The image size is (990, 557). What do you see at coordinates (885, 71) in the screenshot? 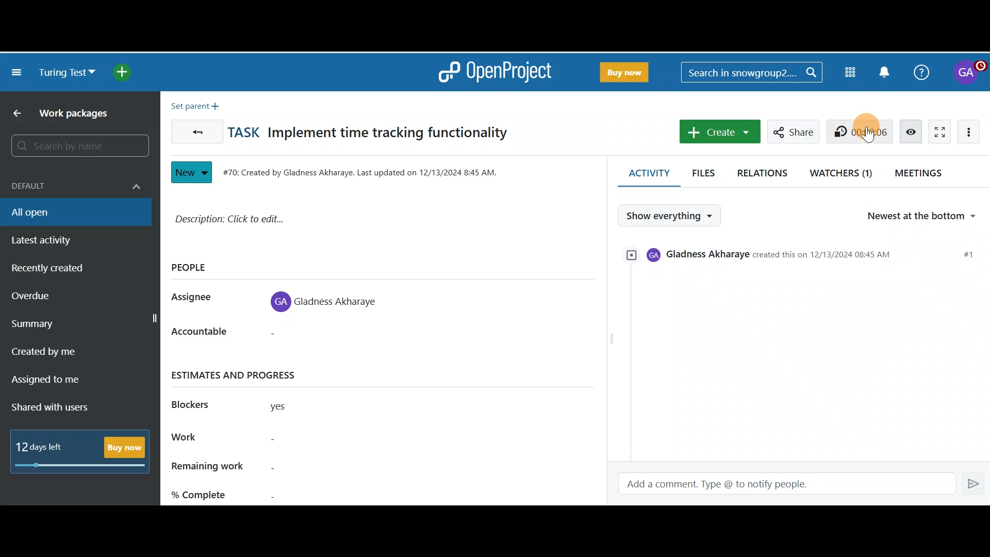
I see `Notification centre` at bounding box center [885, 71].